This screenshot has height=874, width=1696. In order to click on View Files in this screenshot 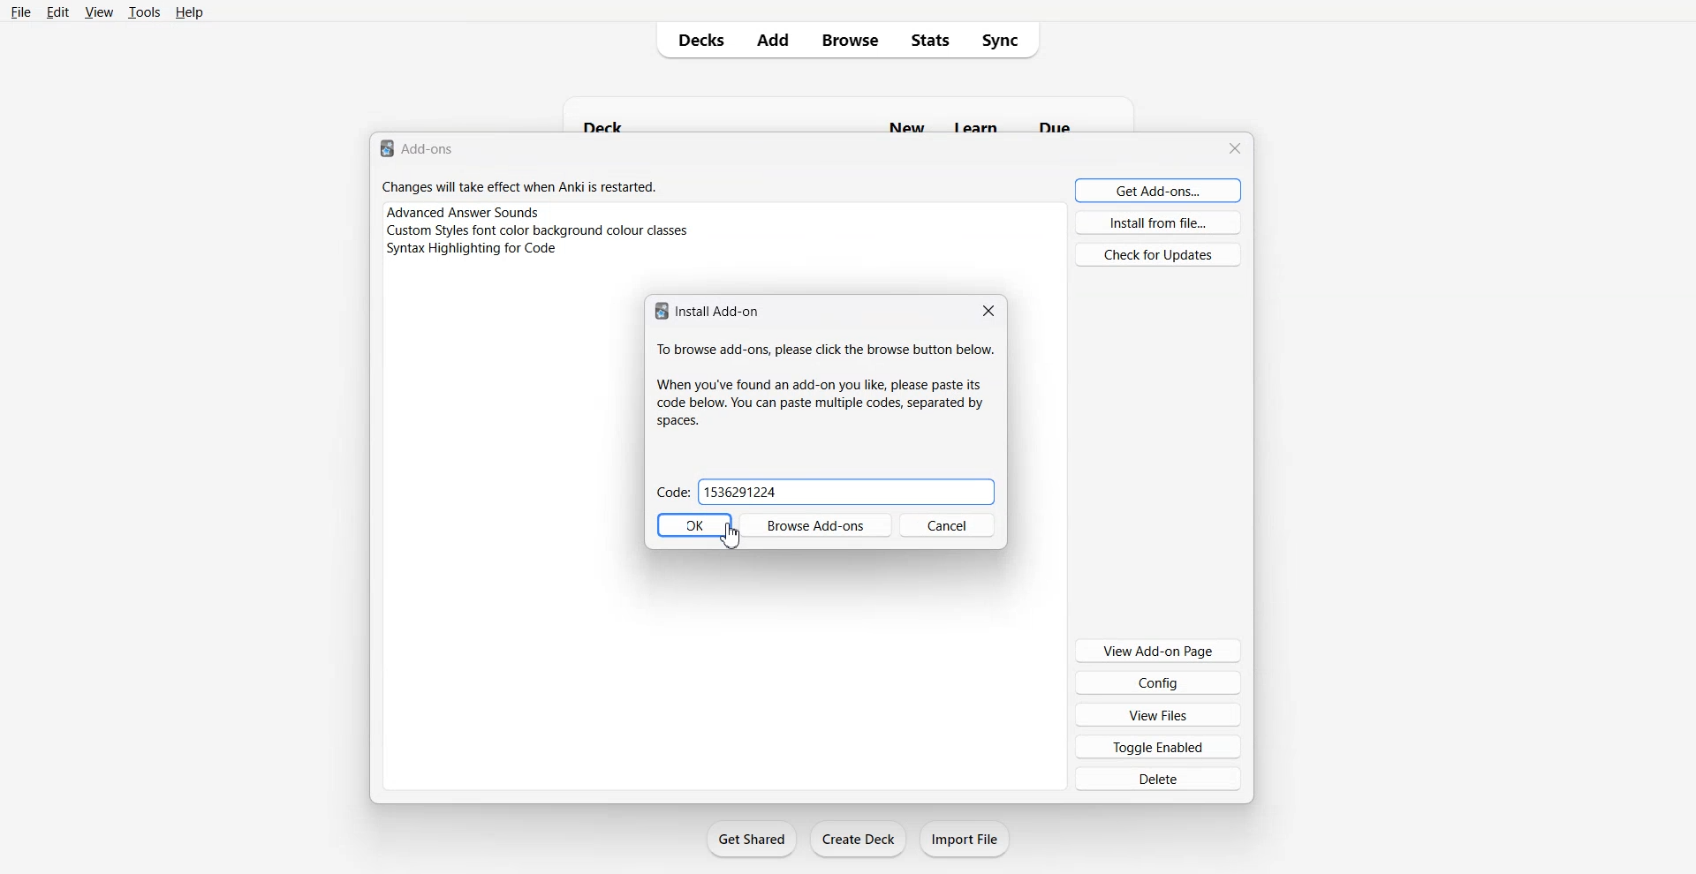, I will do `click(1158, 714)`.